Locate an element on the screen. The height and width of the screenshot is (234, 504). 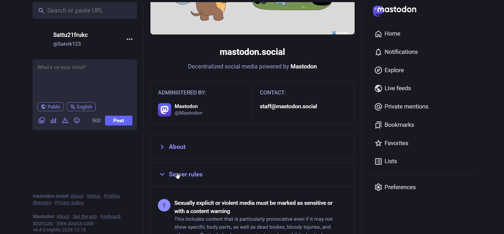
image is located at coordinates (252, 18).